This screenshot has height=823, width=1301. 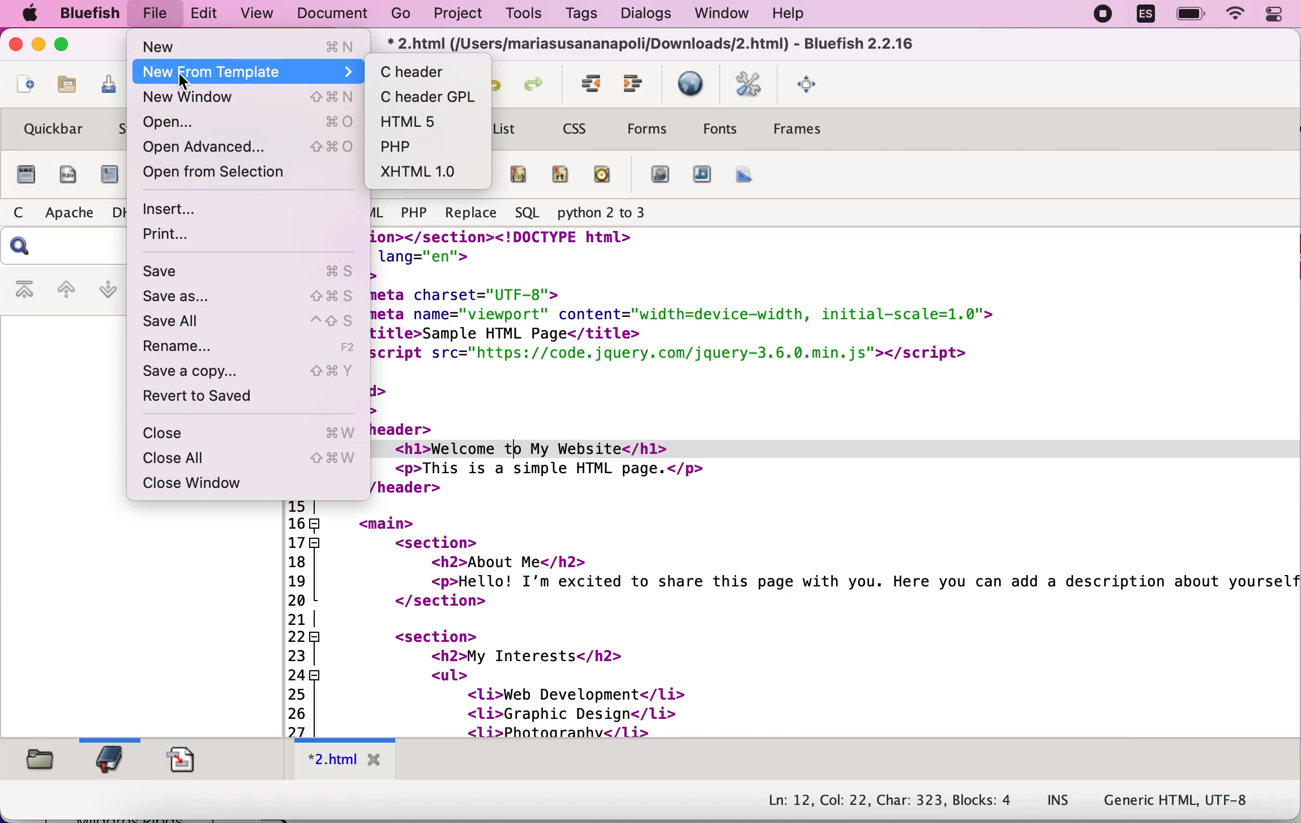 I want to click on fullscreen, so click(x=809, y=83).